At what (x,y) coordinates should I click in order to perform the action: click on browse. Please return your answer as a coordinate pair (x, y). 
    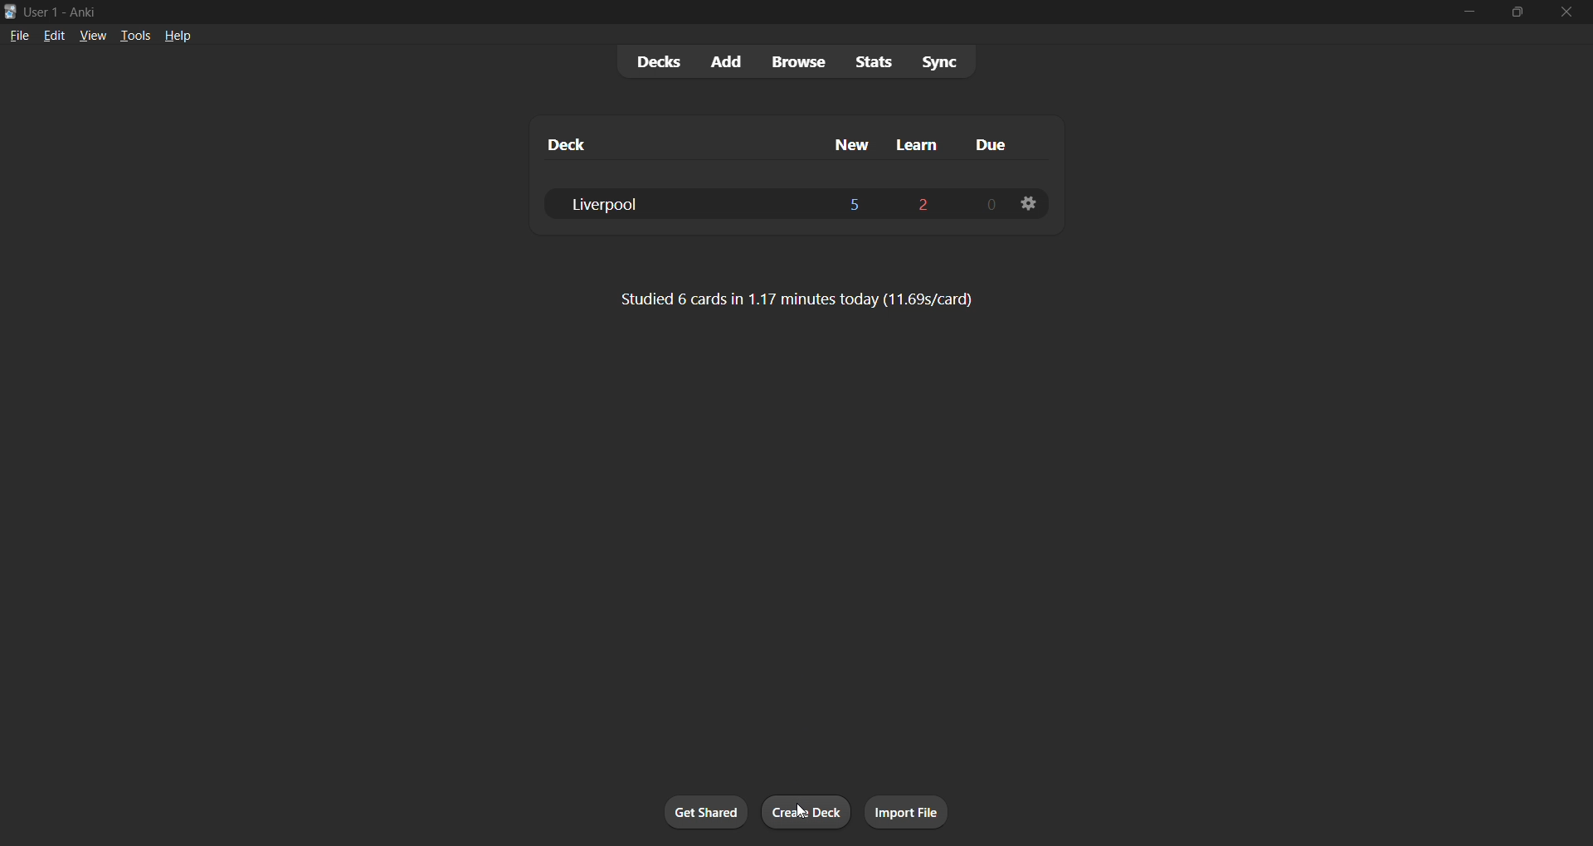
    Looking at the image, I should click on (796, 63).